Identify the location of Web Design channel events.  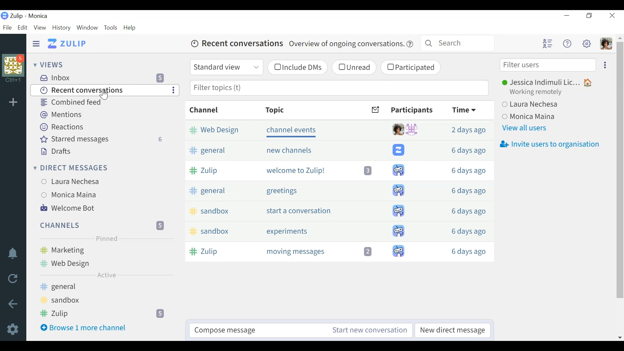
(338, 129).